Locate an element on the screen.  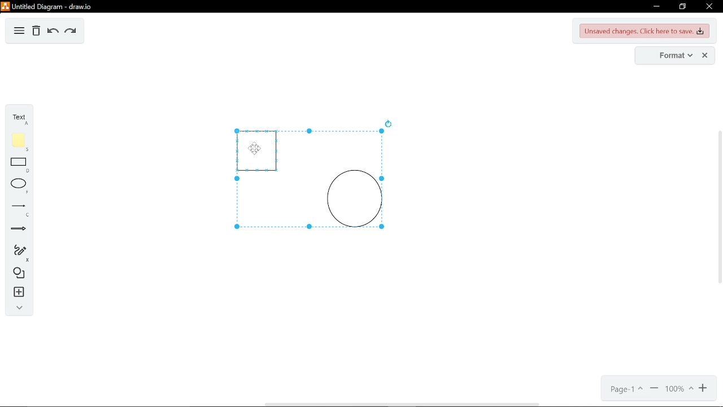
Cursor is located at coordinates (257, 150).